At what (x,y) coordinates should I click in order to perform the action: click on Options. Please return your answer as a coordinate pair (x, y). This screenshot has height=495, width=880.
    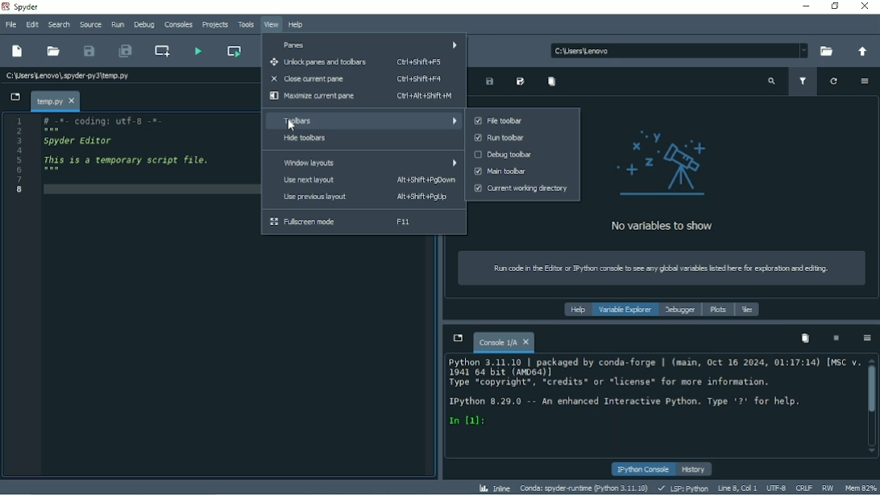
    Looking at the image, I should click on (866, 339).